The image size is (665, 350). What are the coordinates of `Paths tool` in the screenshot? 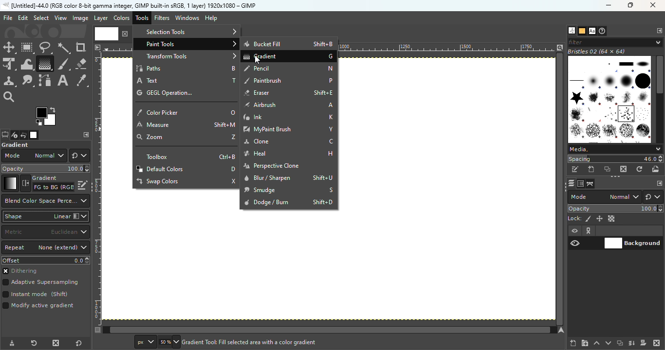 It's located at (45, 81).